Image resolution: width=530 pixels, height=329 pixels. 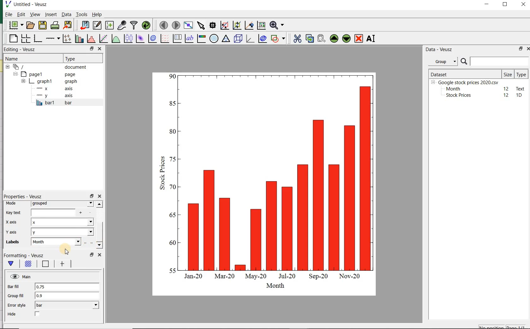 What do you see at coordinates (15, 296) in the screenshot?
I see `Group fill` at bounding box center [15, 296].